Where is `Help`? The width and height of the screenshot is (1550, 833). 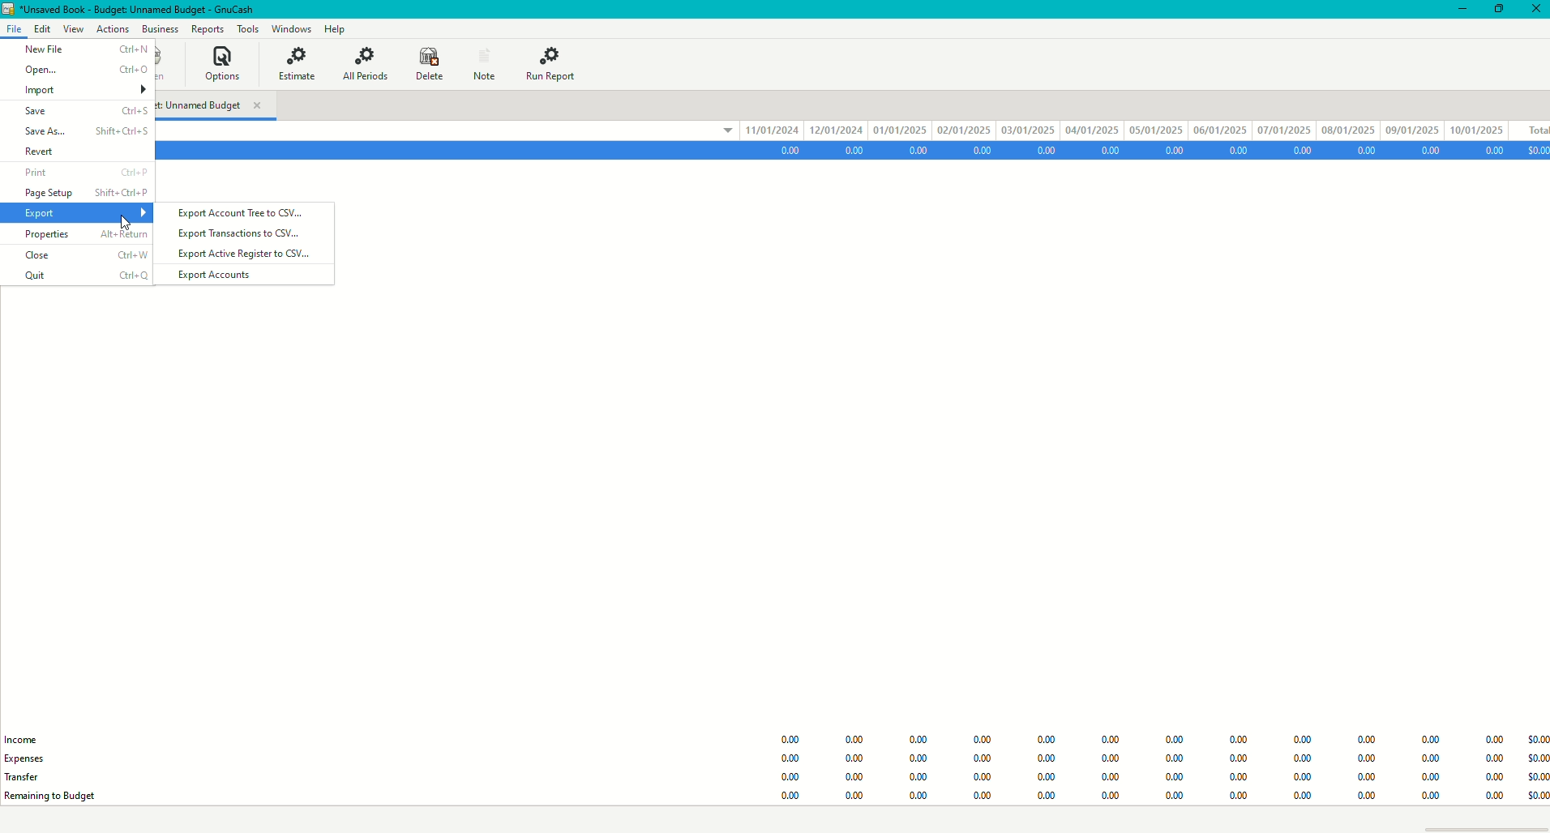 Help is located at coordinates (336, 28).